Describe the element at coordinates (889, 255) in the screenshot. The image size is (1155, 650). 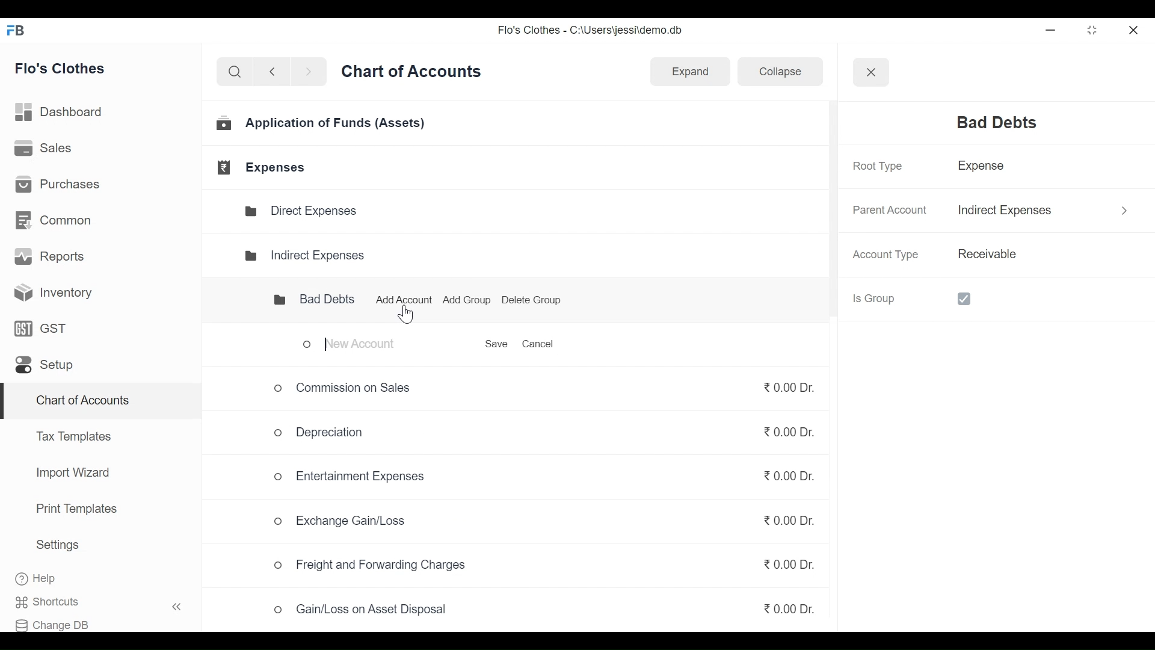
I see `Account Type` at that location.